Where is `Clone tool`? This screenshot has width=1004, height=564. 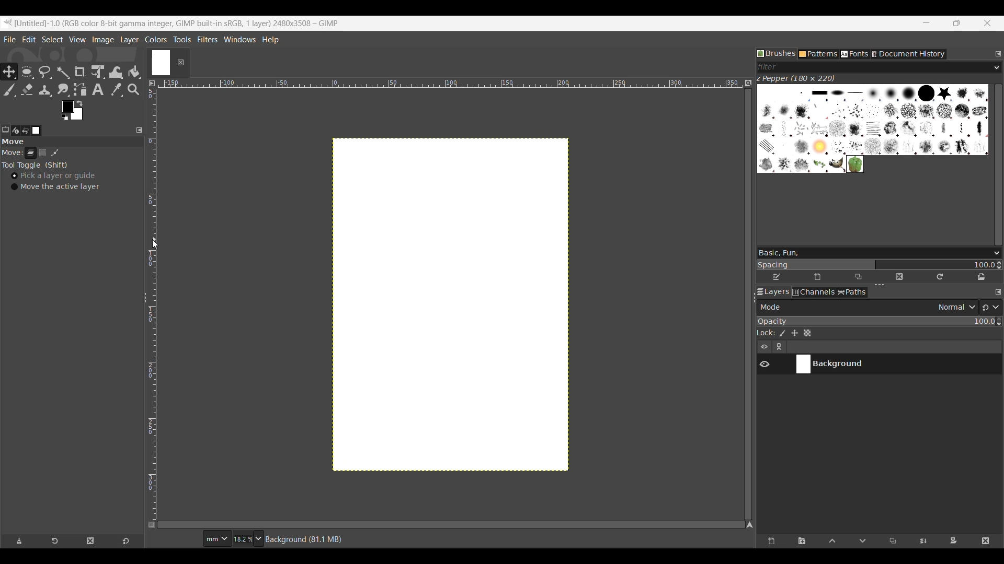 Clone tool is located at coordinates (45, 90).